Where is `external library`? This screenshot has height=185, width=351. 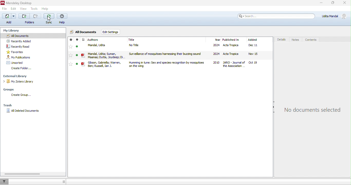 external library is located at coordinates (17, 76).